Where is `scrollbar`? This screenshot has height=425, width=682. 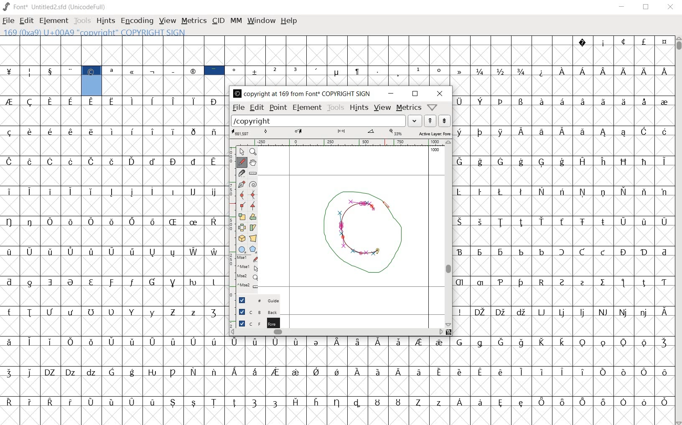
scrollbar is located at coordinates (336, 331).